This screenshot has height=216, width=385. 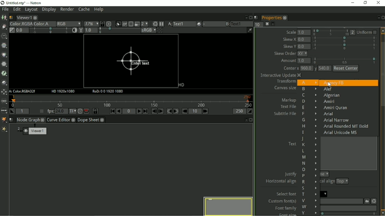 I want to click on Behaviour, so click(x=86, y=111).